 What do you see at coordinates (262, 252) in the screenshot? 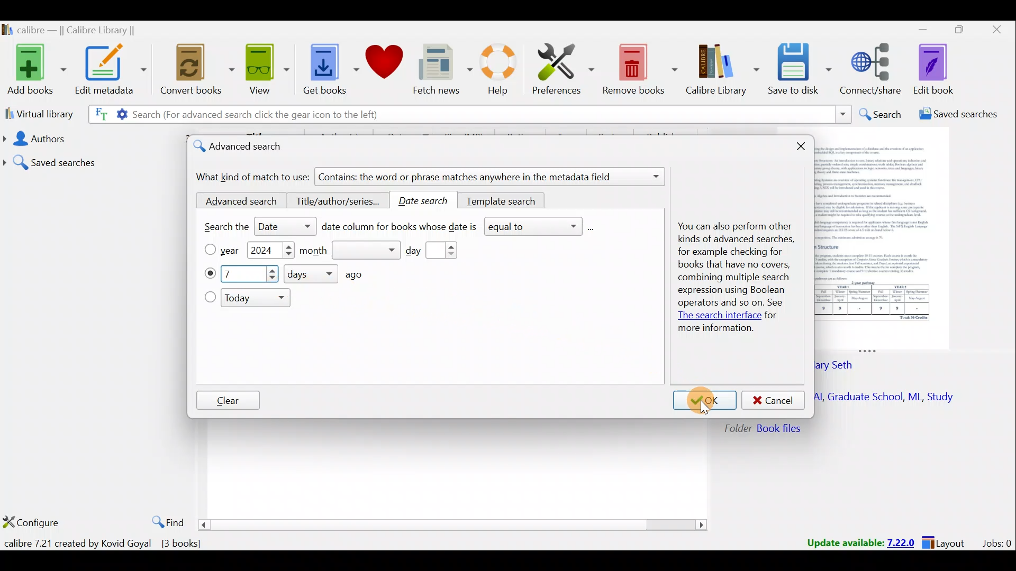
I see `2024` at bounding box center [262, 252].